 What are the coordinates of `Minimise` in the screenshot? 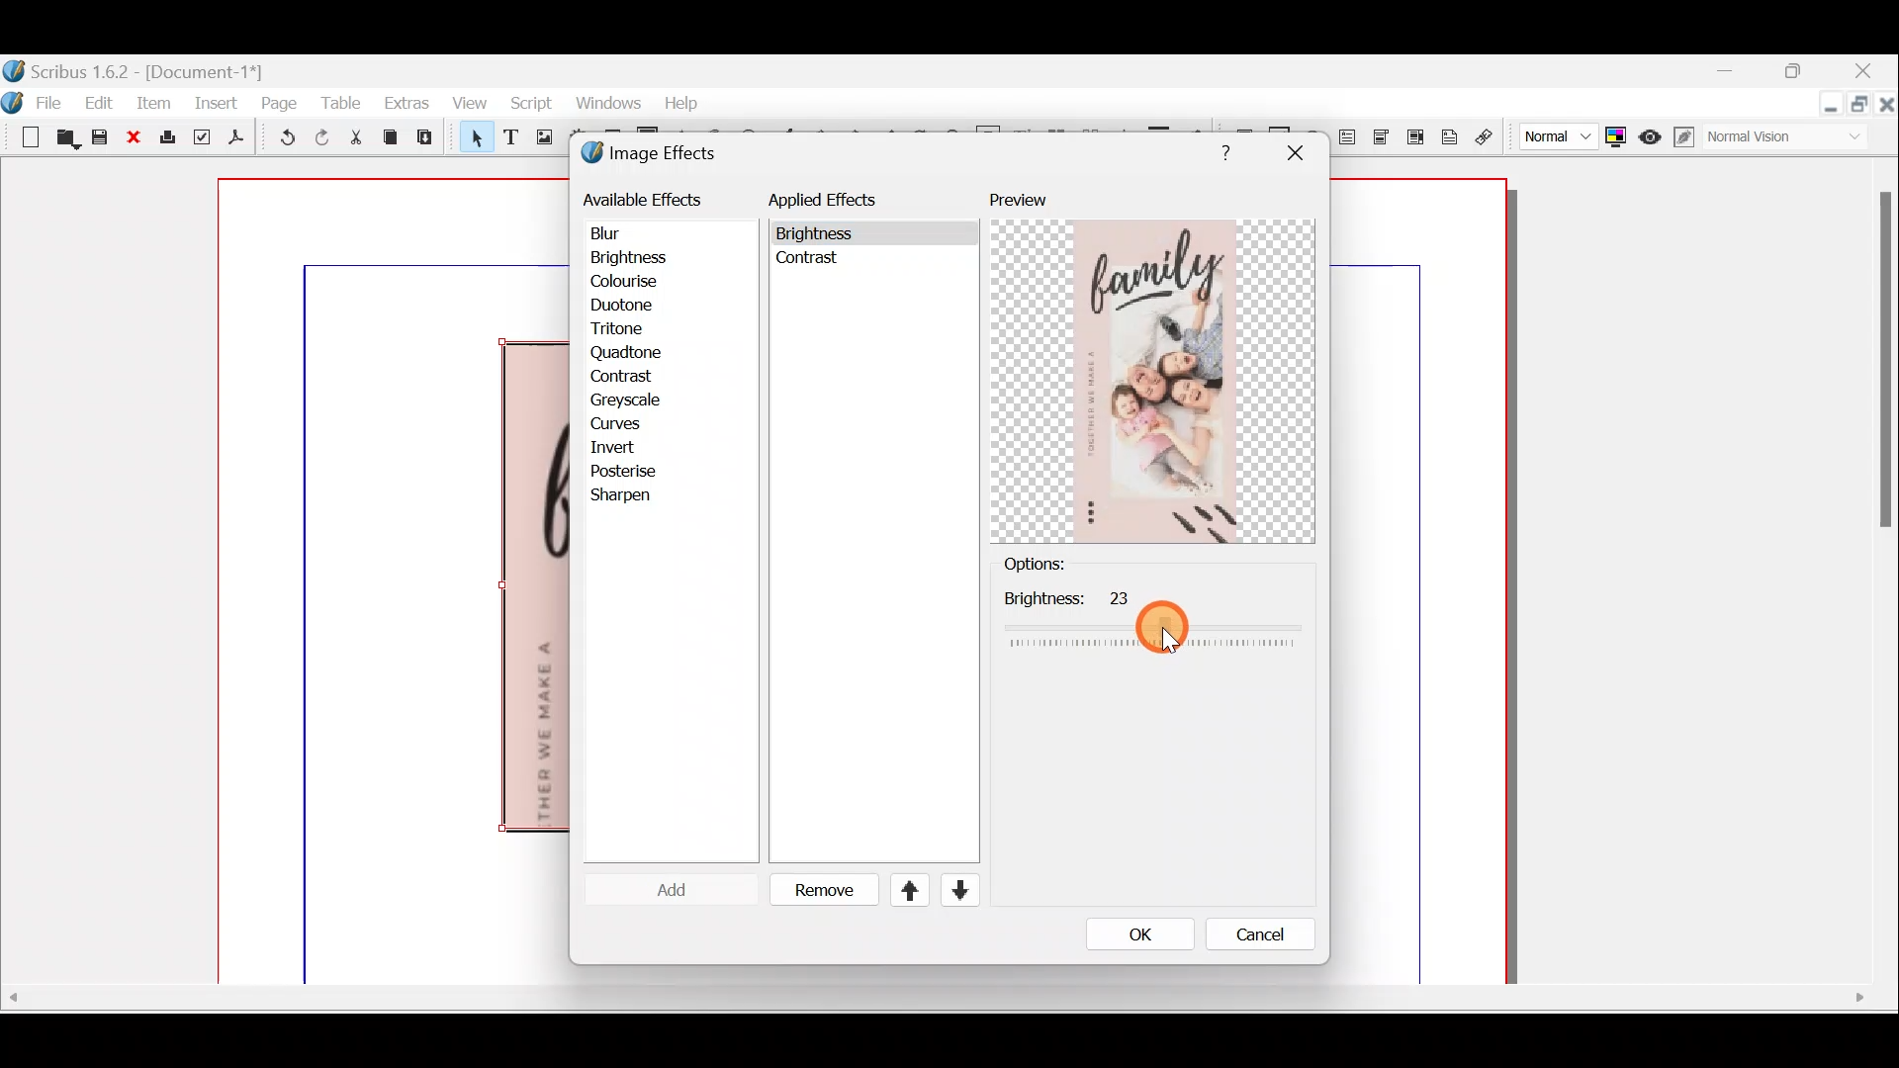 It's located at (1829, 106).